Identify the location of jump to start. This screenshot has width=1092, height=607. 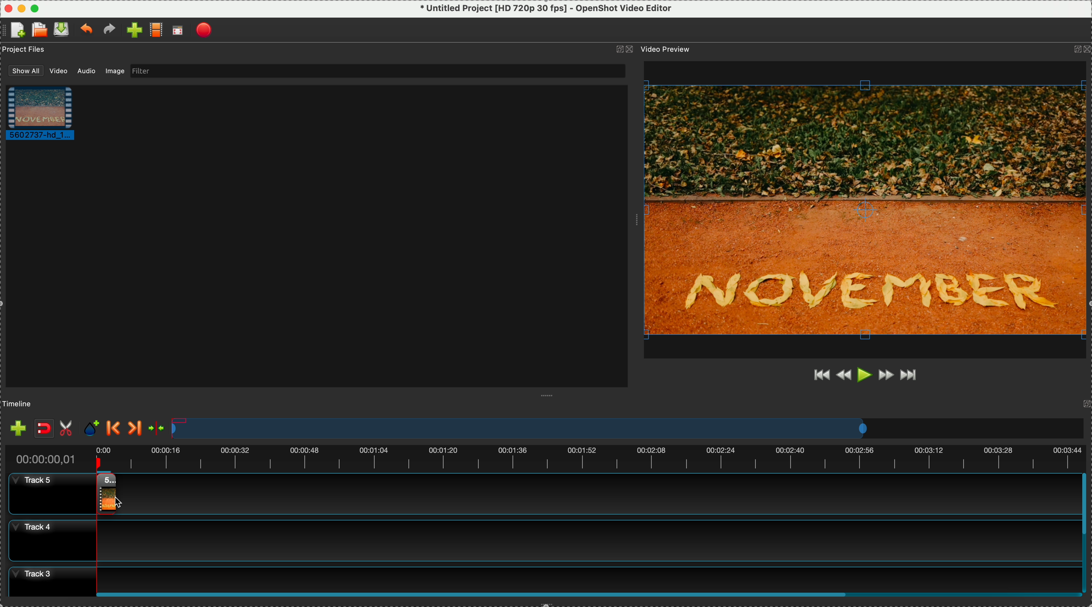
(820, 374).